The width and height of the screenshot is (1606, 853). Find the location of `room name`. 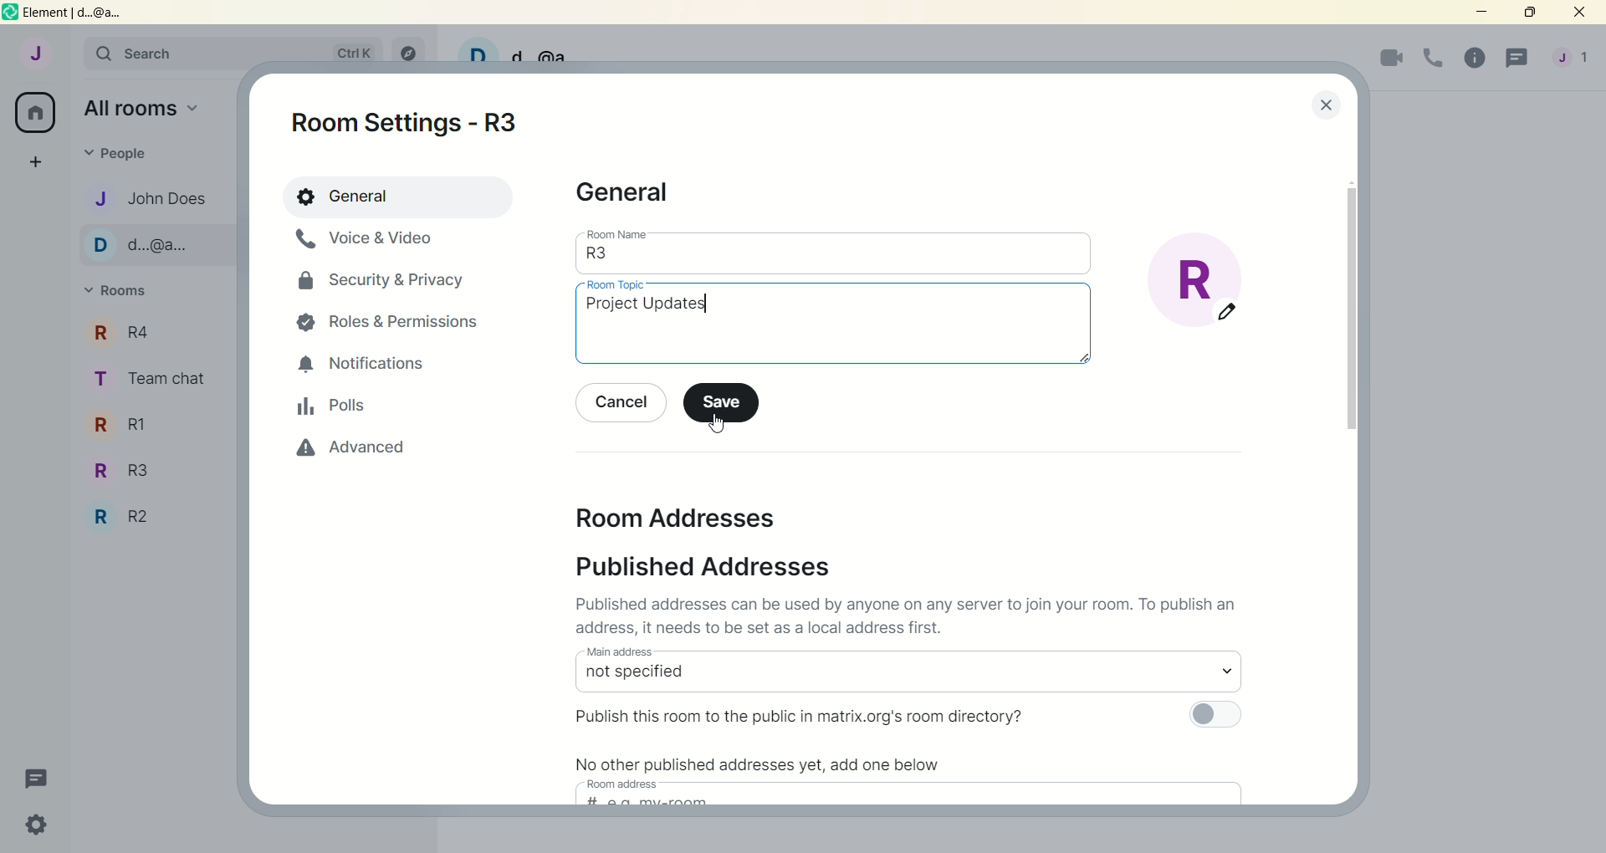

room name is located at coordinates (620, 234).